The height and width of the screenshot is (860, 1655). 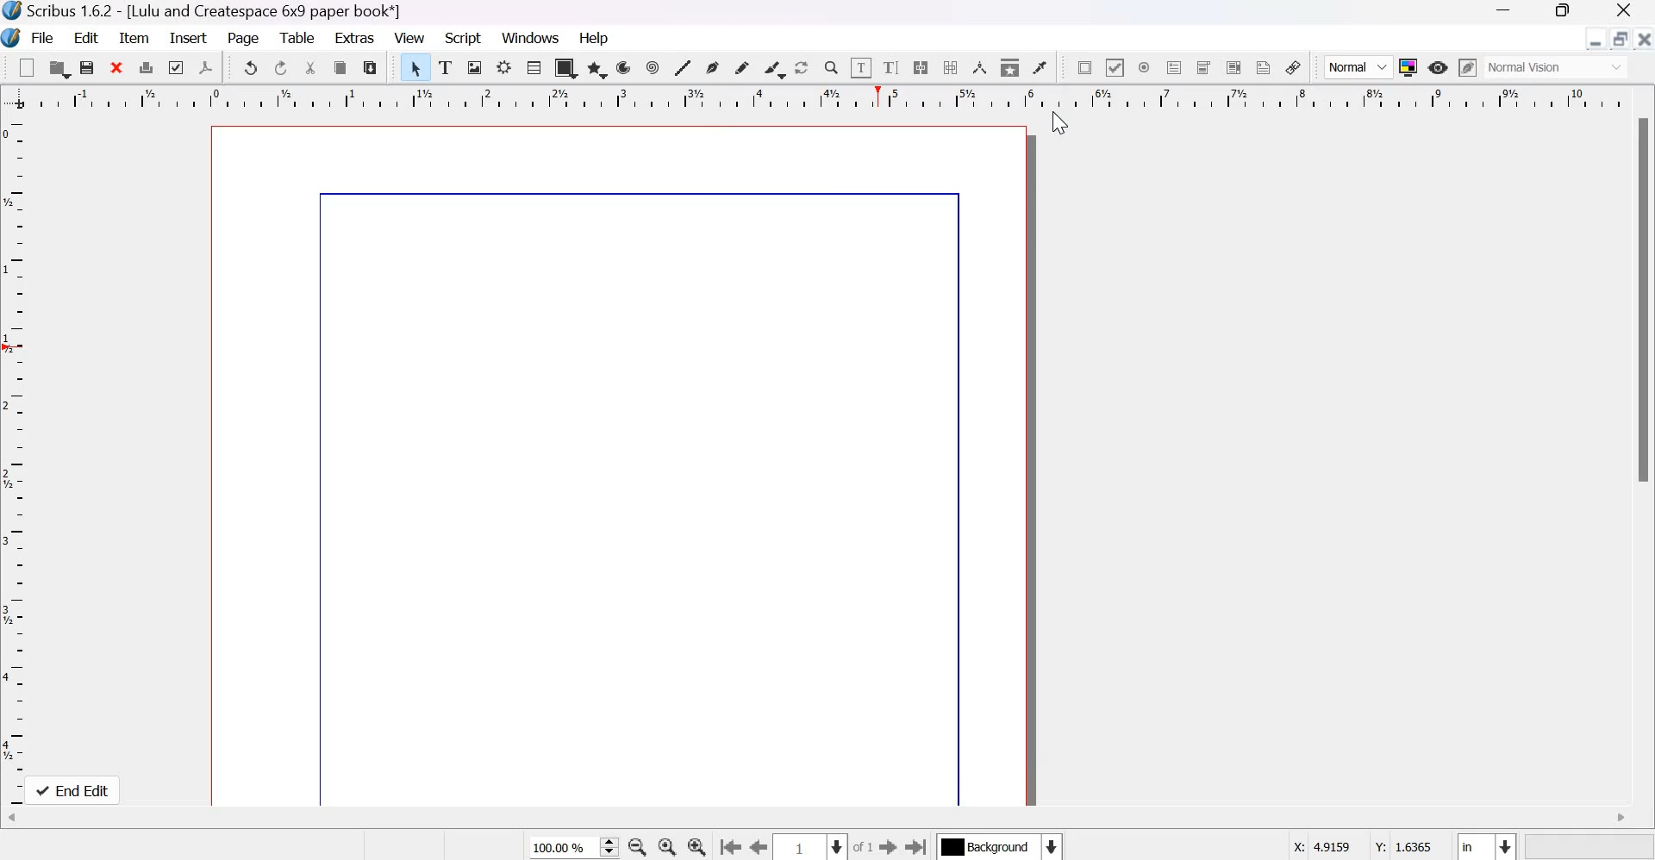 What do you see at coordinates (370, 68) in the screenshot?
I see `paste` at bounding box center [370, 68].